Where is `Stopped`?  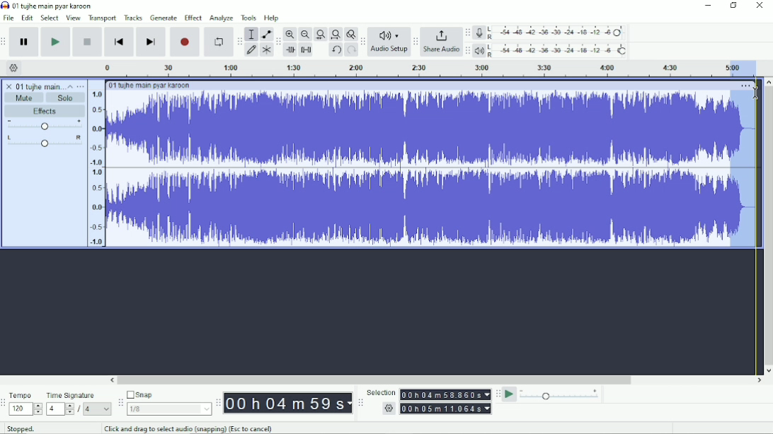
Stopped is located at coordinates (19, 429).